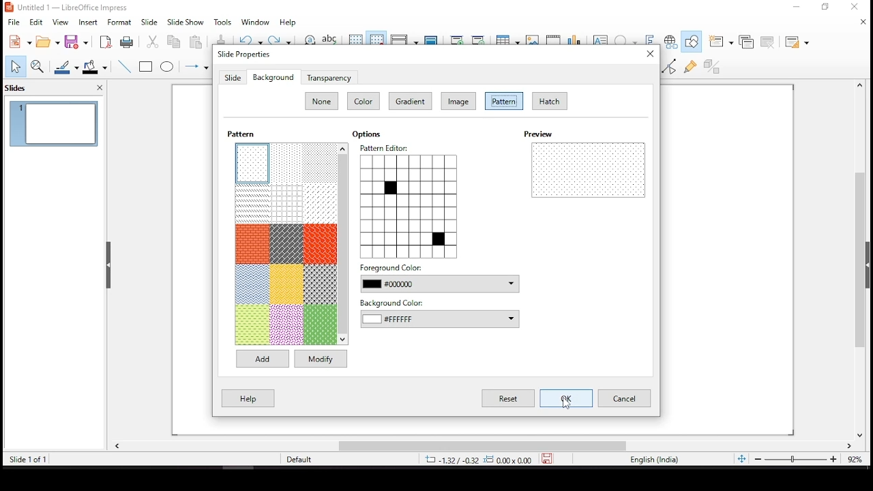 The image size is (873, 491). Describe the element at coordinates (286, 244) in the screenshot. I see `pattern` at that location.